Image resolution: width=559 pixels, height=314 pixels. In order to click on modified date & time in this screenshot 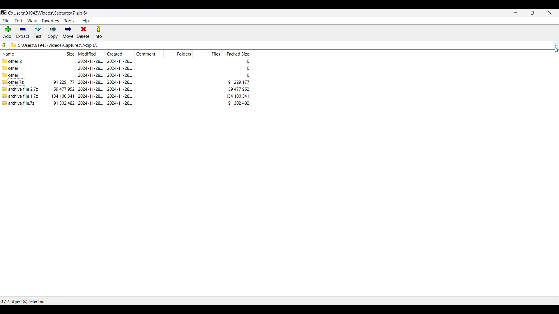, I will do `click(91, 96)`.